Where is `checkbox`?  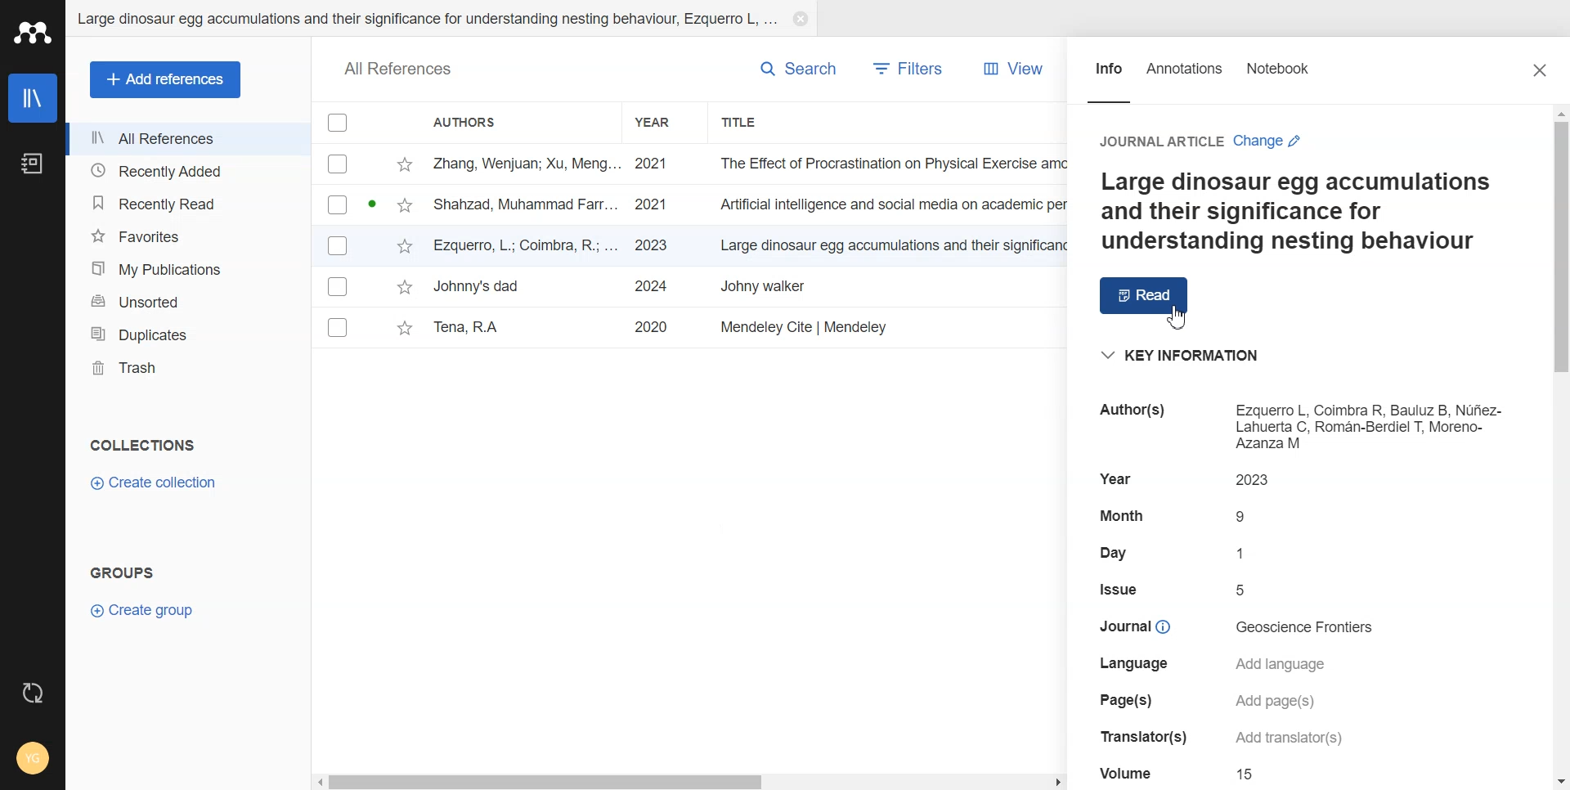 checkbox is located at coordinates (338, 245).